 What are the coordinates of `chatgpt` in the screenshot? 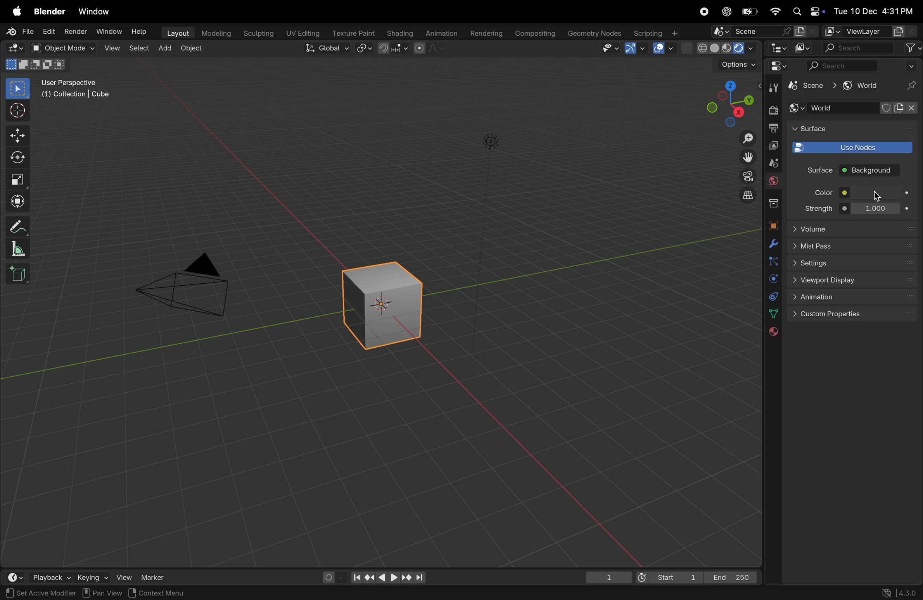 It's located at (727, 11).